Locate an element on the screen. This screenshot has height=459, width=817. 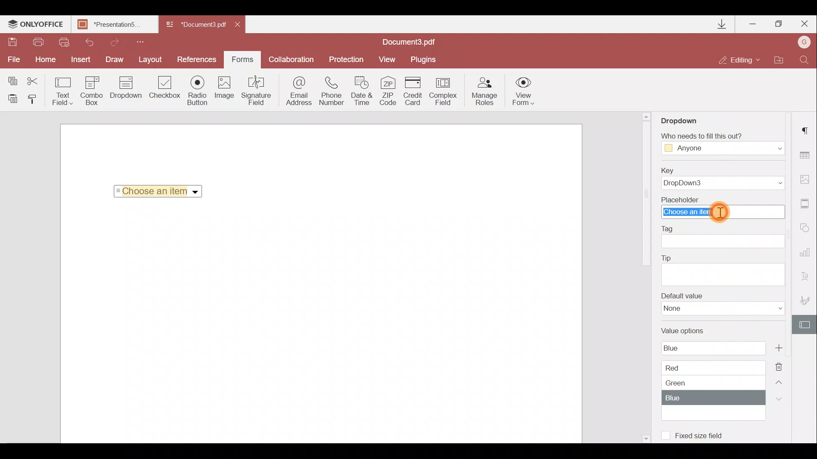
Close is located at coordinates (804, 24).